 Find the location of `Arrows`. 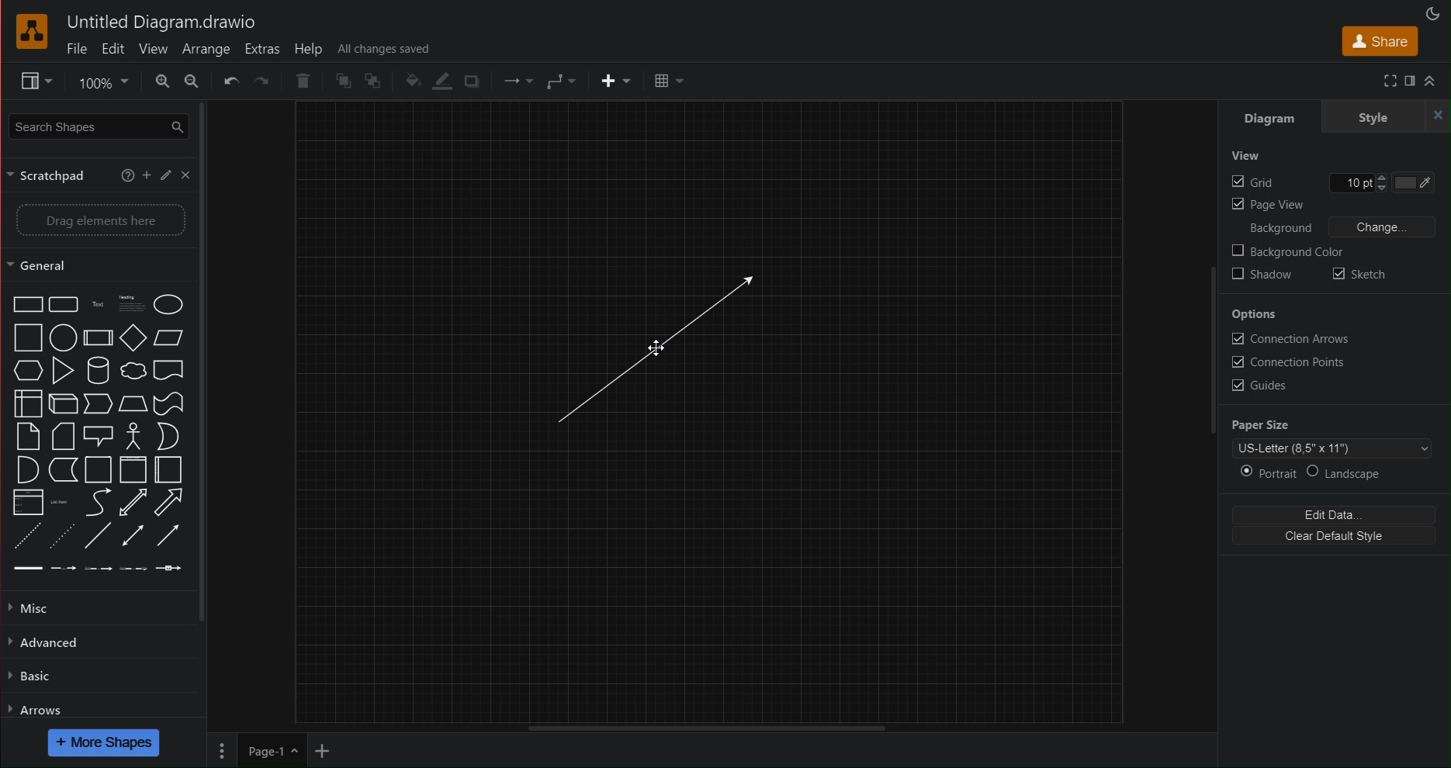

Arrows is located at coordinates (36, 709).